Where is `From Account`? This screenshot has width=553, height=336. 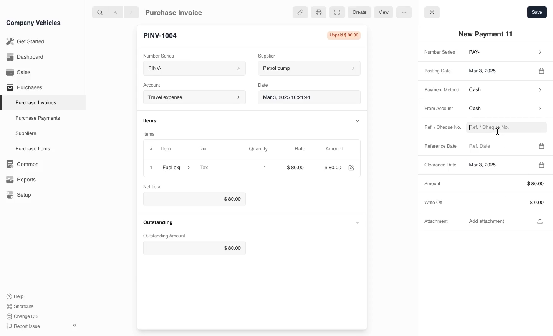 From Account is located at coordinates (436, 109).